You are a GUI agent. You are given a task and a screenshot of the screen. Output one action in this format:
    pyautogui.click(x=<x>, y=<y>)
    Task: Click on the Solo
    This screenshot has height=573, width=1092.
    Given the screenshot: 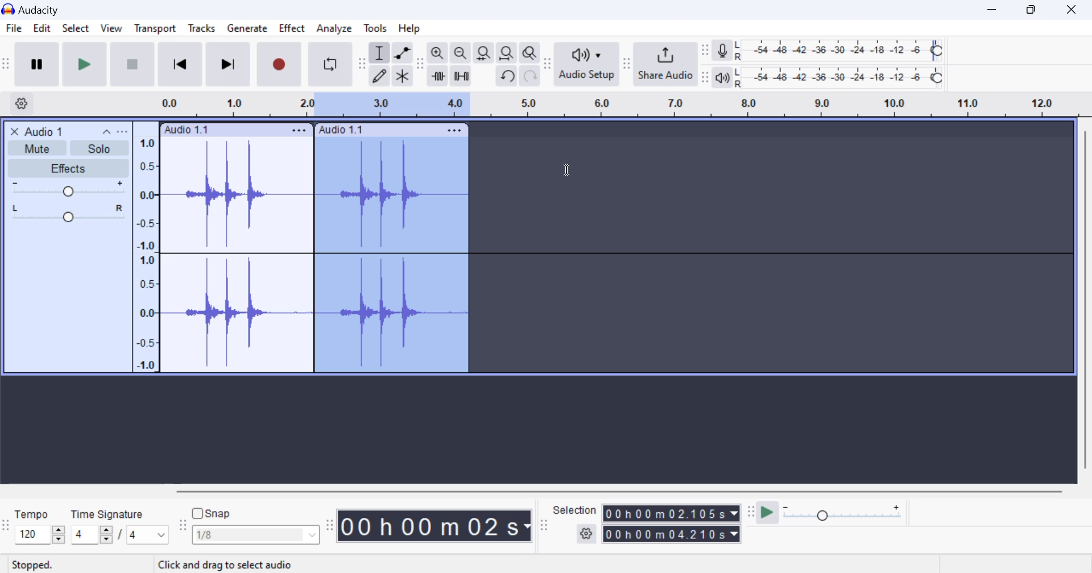 What is the action you would take?
    pyautogui.click(x=100, y=148)
    